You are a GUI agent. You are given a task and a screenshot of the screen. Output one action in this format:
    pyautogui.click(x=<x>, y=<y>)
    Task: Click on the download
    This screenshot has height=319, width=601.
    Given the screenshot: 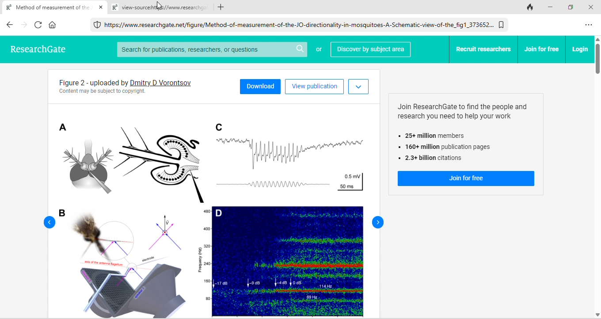 What is the action you would take?
    pyautogui.click(x=261, y=86)
    